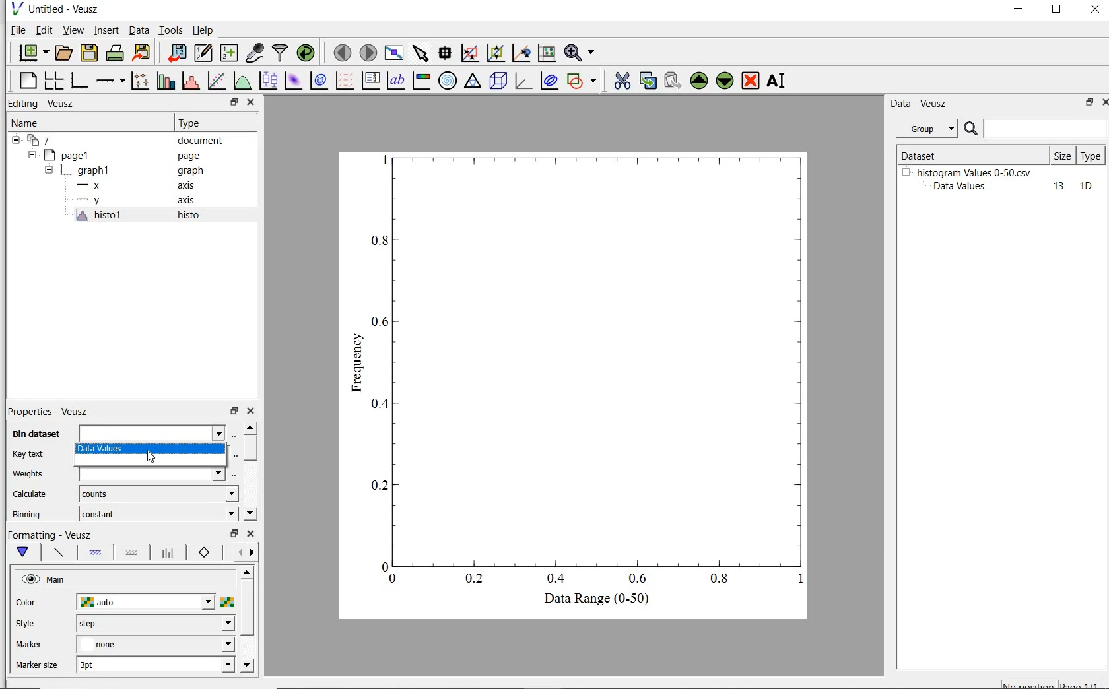 The height and width of the screenshot is (689, 1109). Describe the element at coordinates (195, 156) in the screenshot. I see `page` at that location.